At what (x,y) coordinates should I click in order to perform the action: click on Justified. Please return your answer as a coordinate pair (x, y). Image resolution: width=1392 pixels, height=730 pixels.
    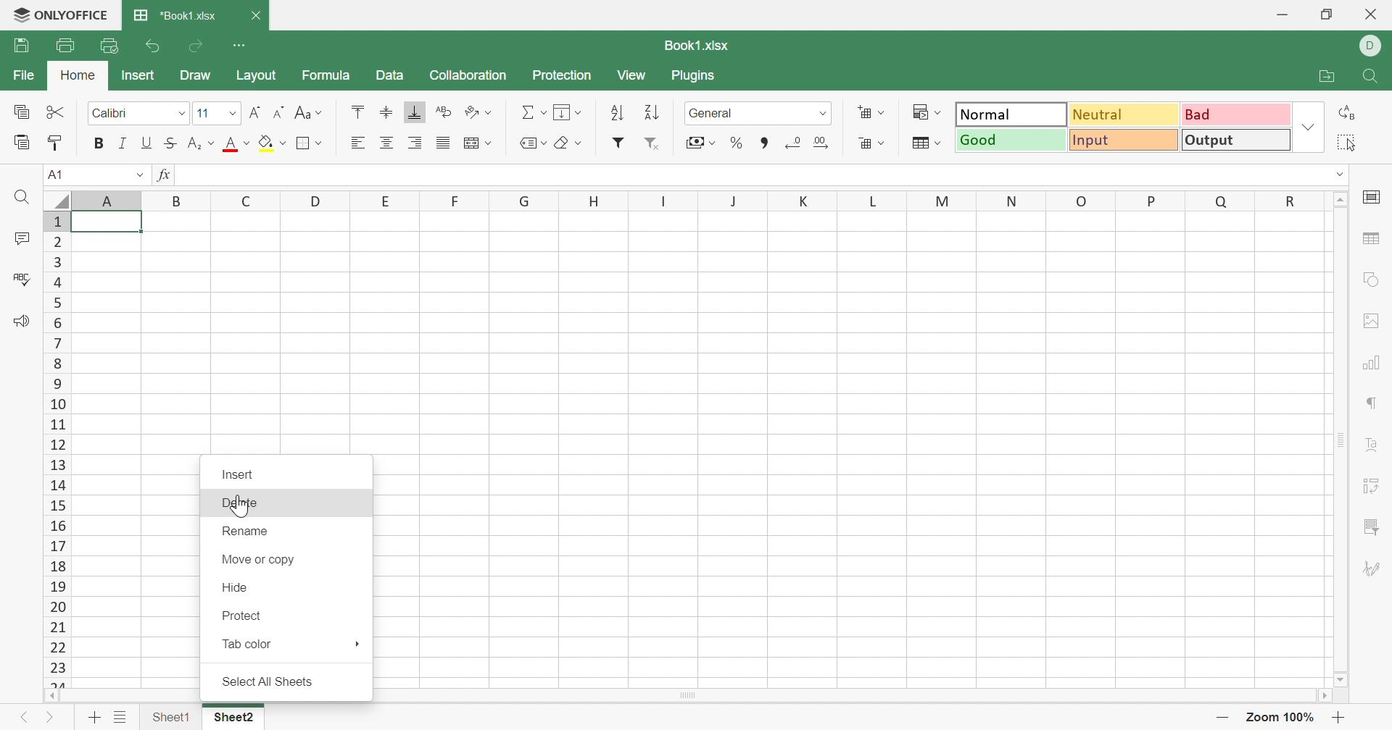
    Looking at the image, I should click on (442, 144).